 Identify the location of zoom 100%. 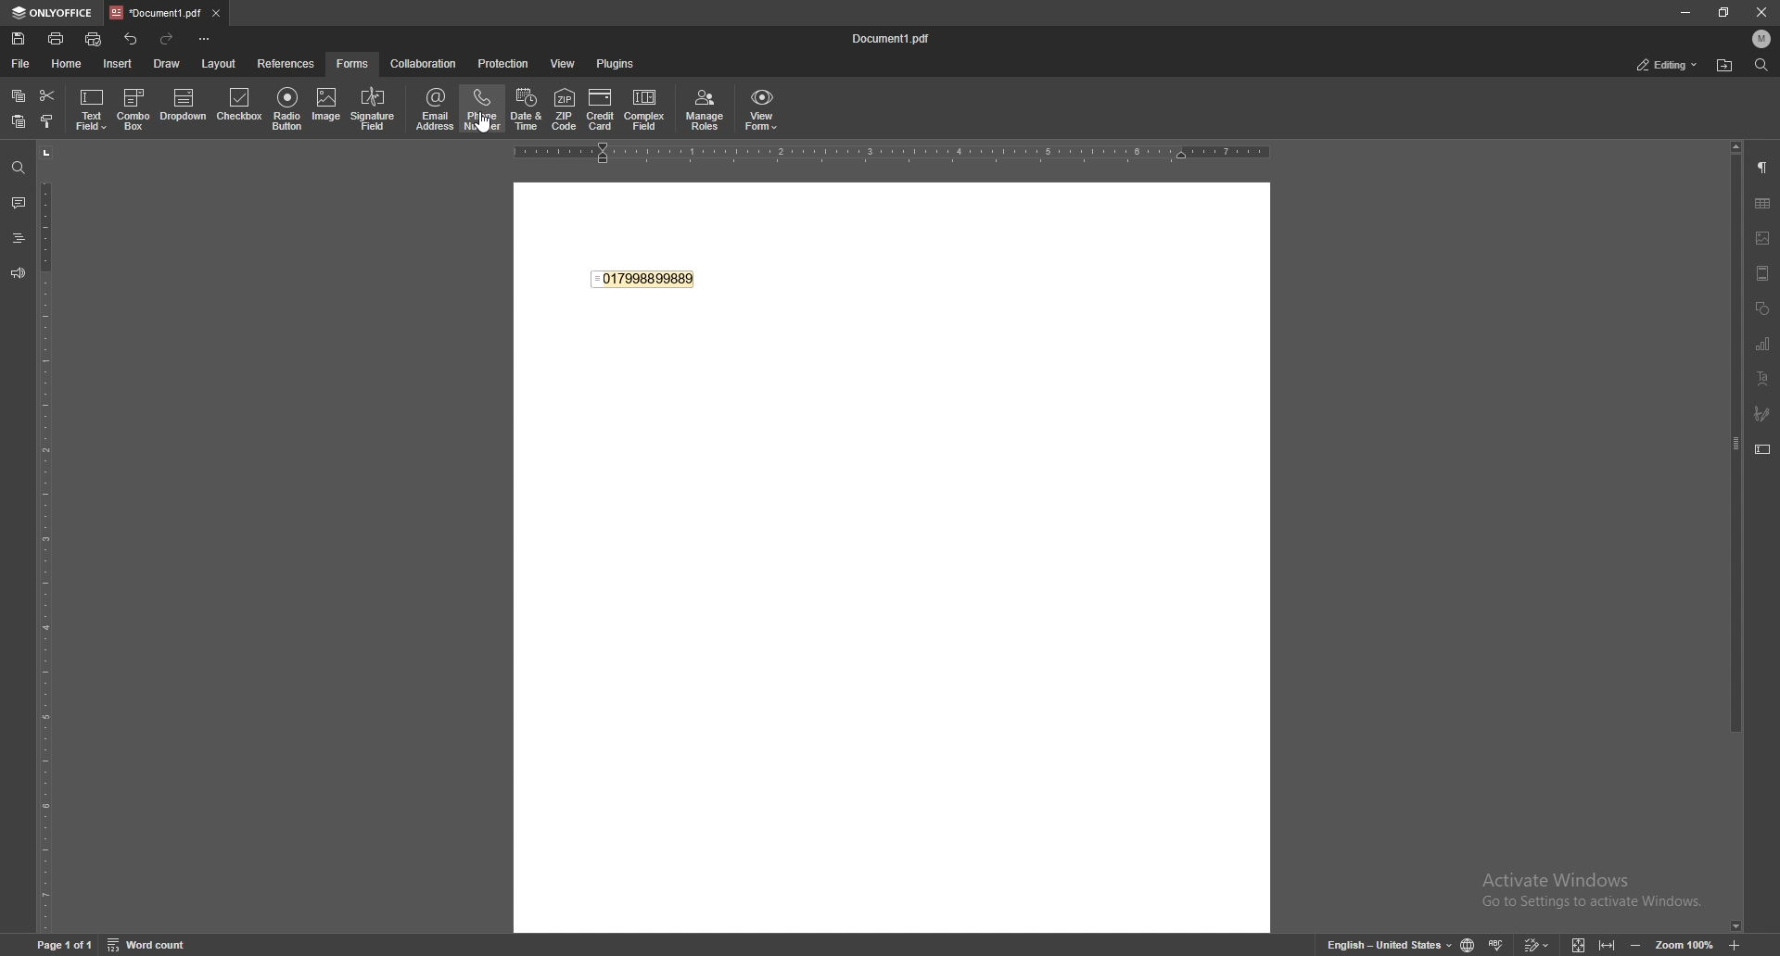
(1684, 946).